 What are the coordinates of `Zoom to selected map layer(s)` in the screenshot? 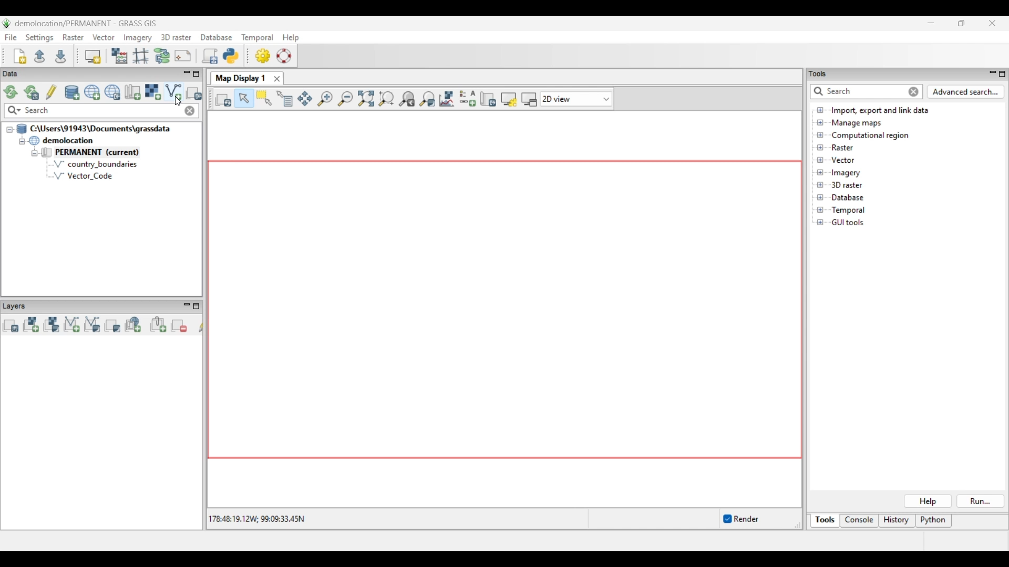 It's located at (366, 99).